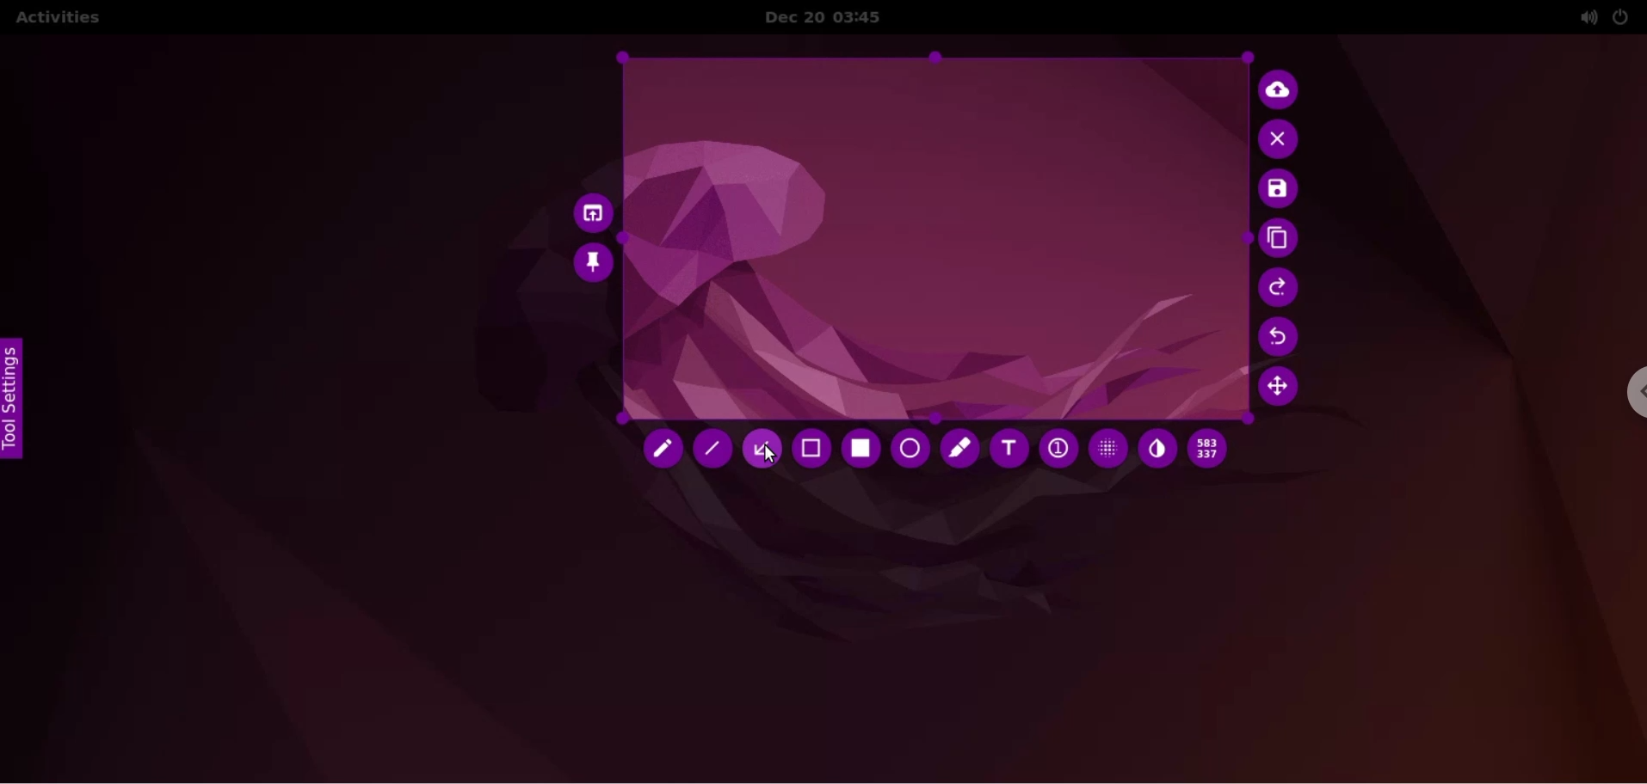 The image size is (1647, 784). I want to click on save, so click(1279, 190).